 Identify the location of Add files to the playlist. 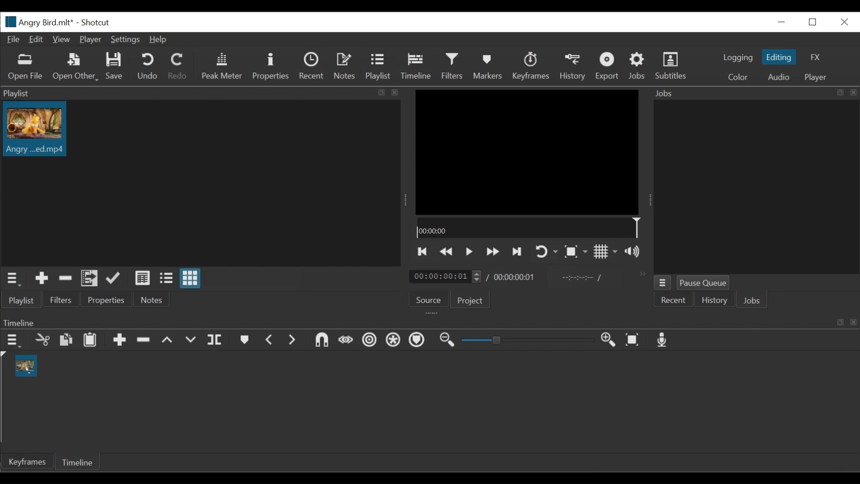
(89, 279).